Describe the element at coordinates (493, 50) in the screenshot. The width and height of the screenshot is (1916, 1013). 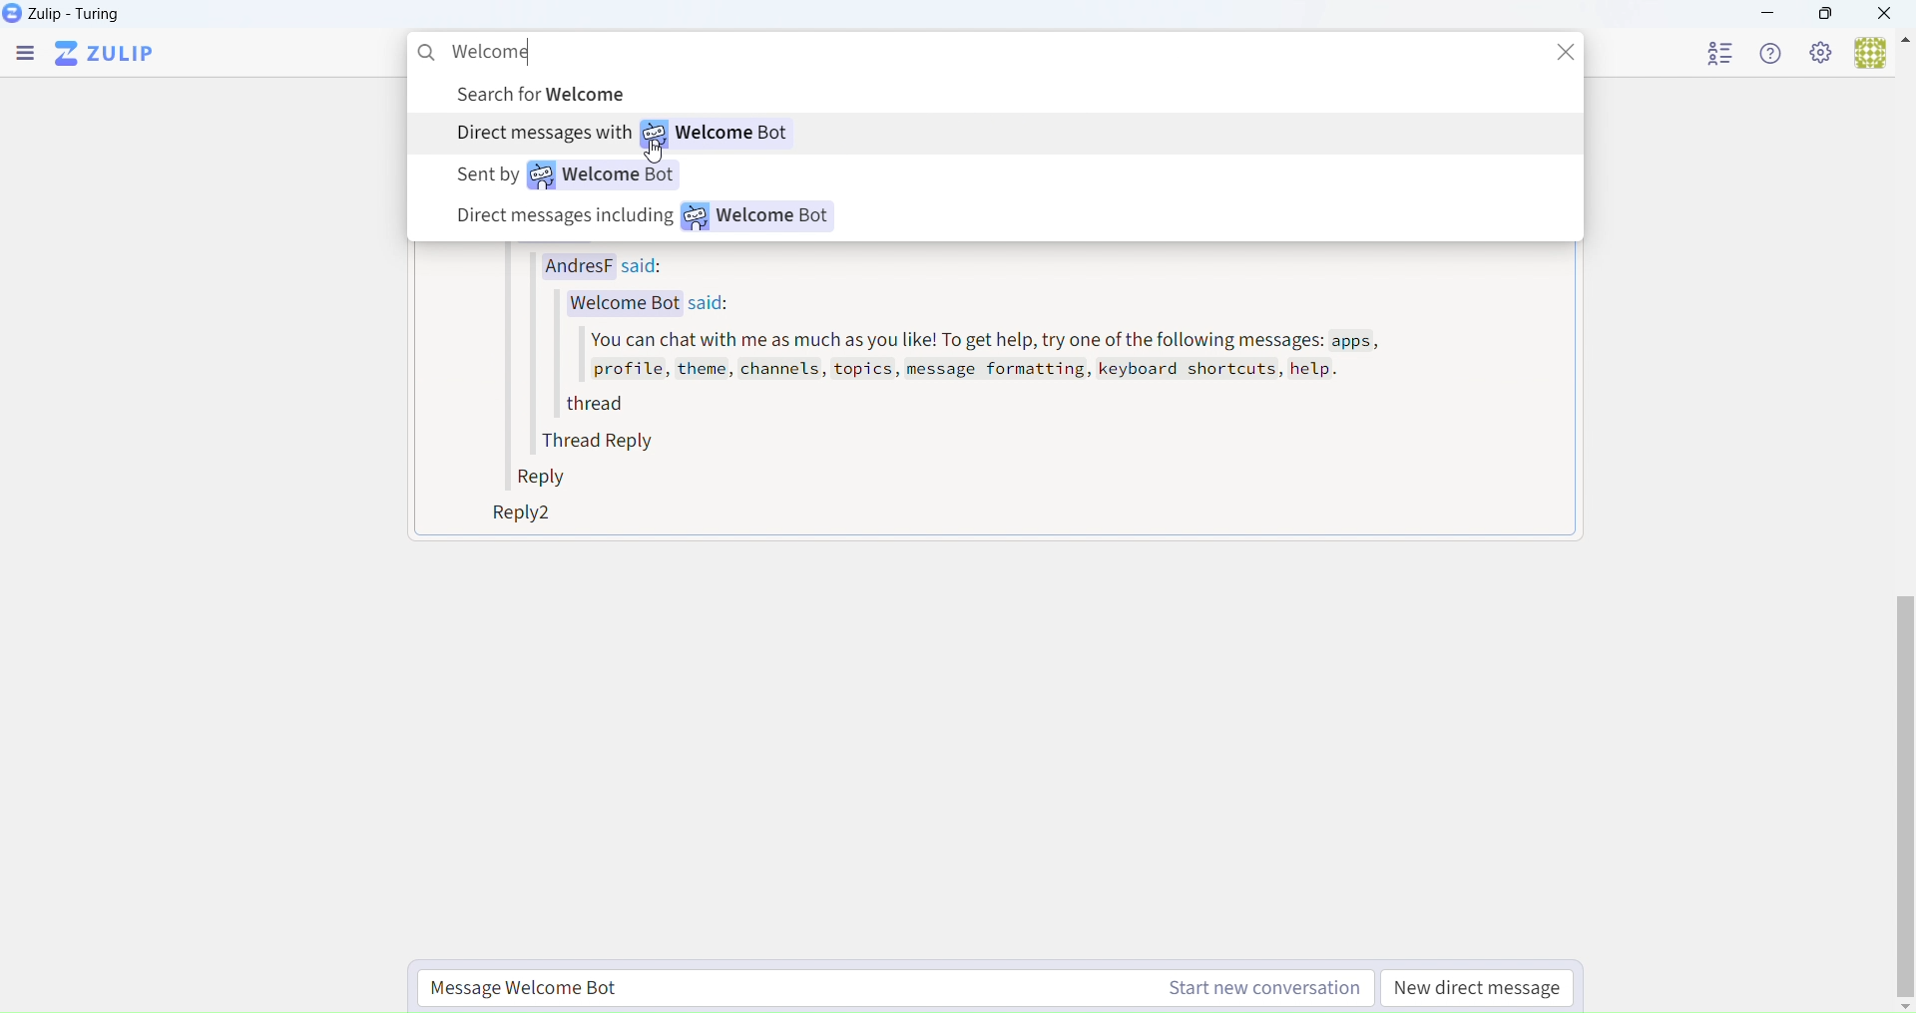
I see `Typed` at that location.